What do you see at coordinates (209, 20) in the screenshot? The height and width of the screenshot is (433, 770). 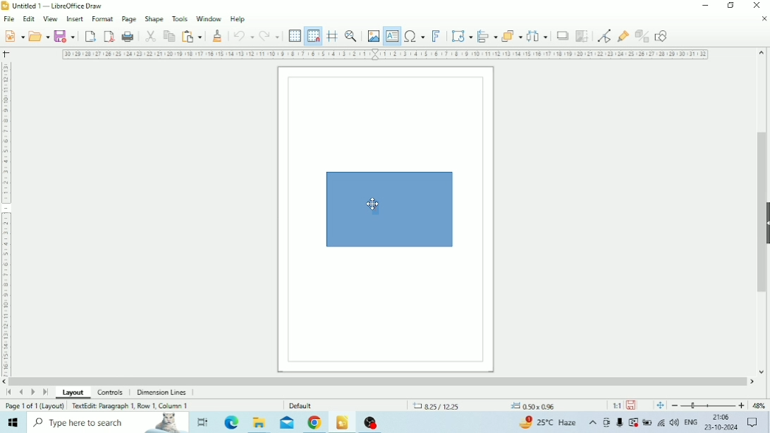 I see `Window` at bounding box center [209, 20].